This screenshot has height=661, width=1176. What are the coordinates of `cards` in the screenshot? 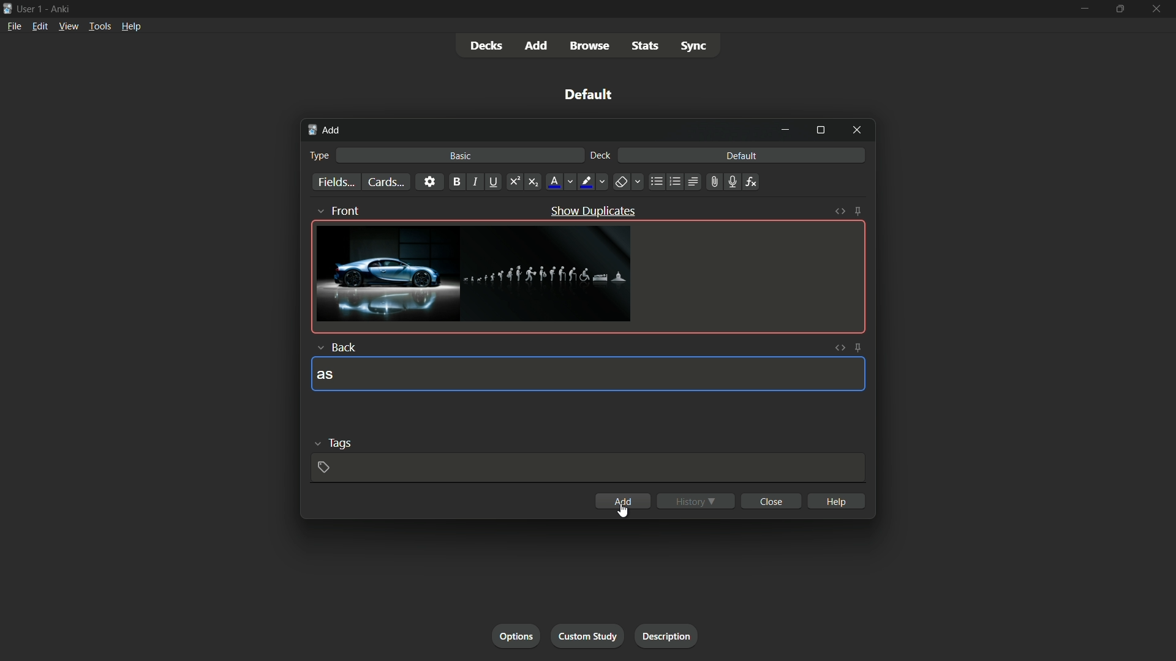 It's located at (385, 182).